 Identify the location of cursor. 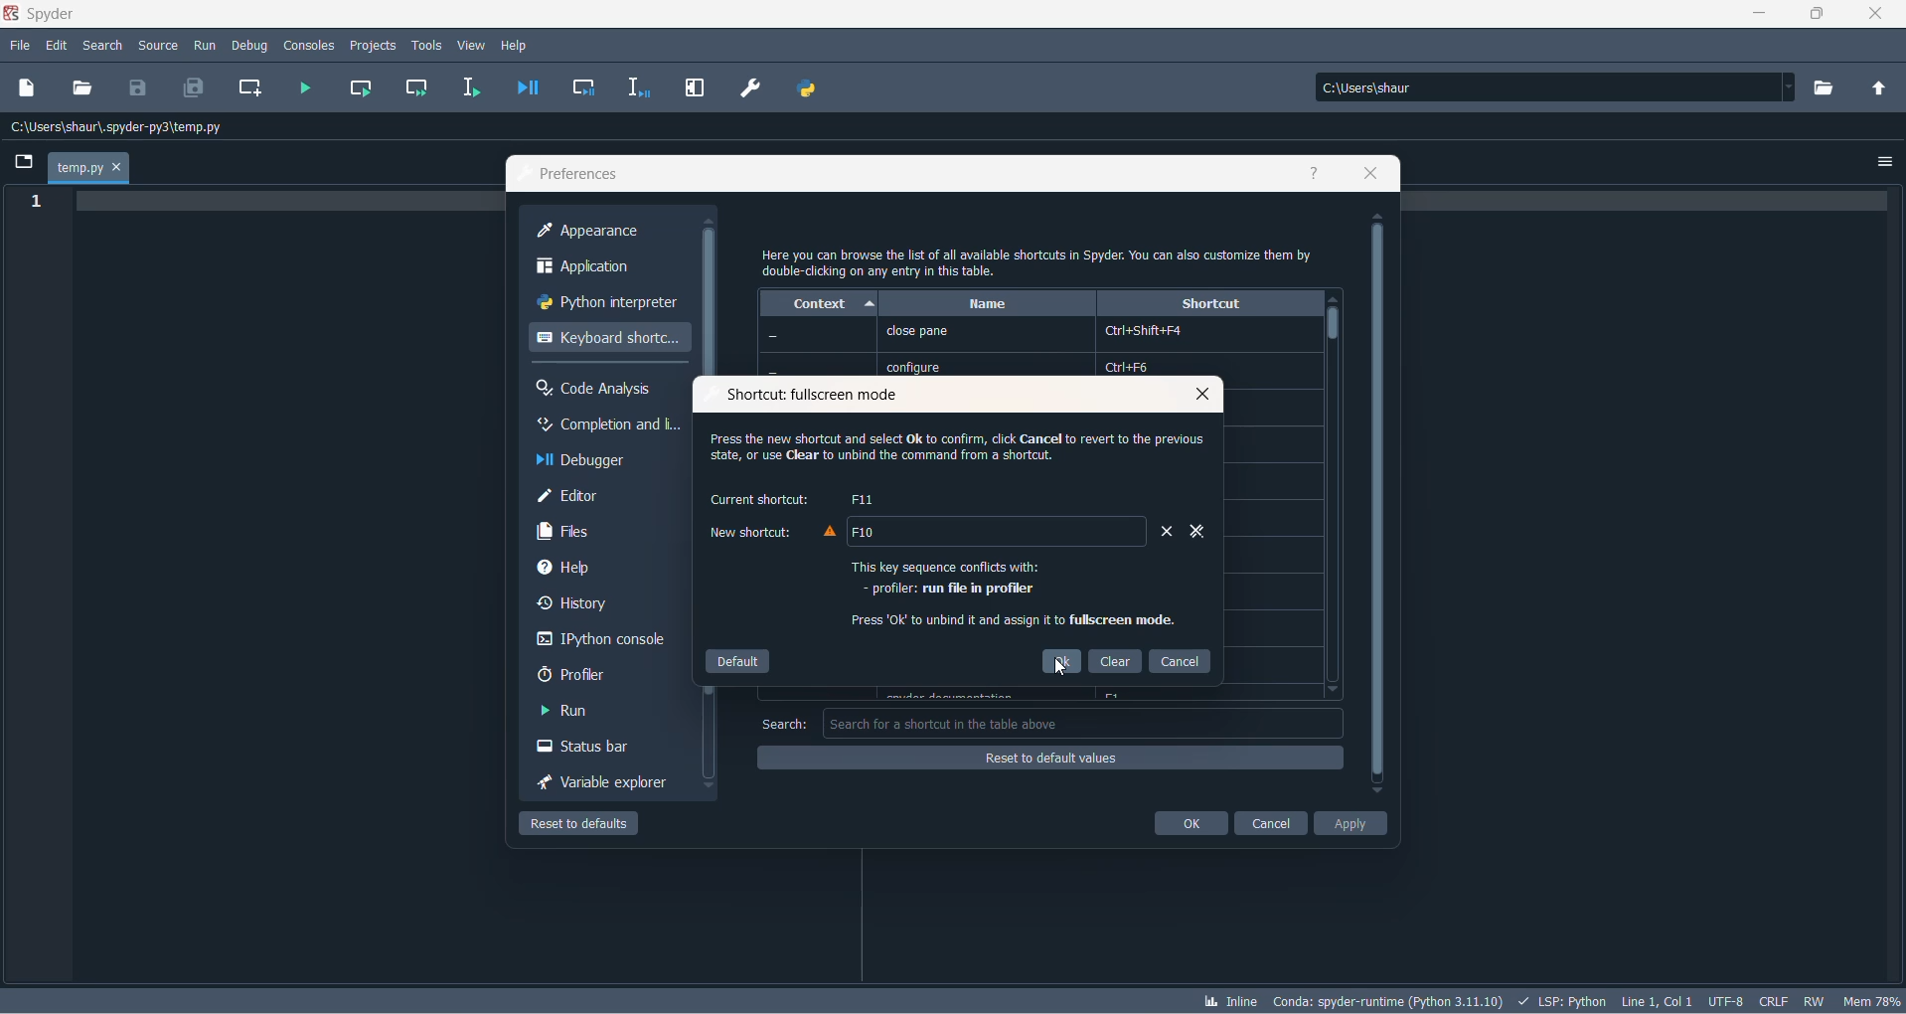
(1063, 670).